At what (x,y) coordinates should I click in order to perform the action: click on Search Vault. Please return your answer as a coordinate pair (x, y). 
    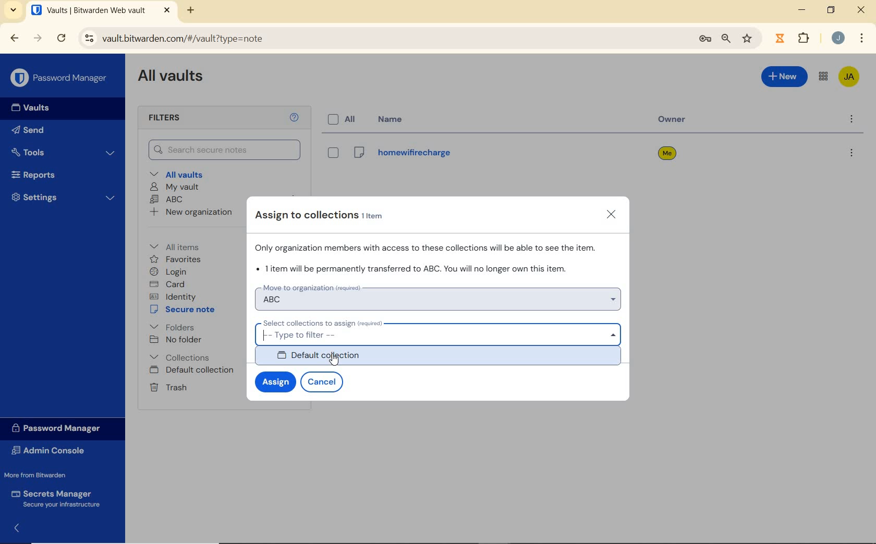
    Looking at the image, I should click on (225, 151).